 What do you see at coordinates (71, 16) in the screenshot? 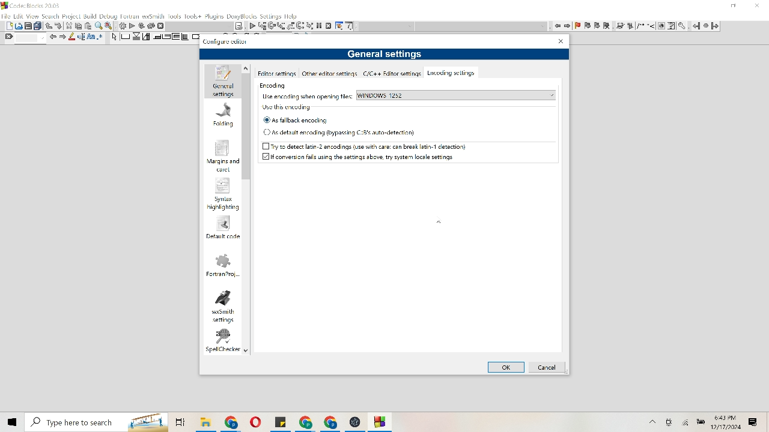
I see `Project` at bounding box center [71, 16].